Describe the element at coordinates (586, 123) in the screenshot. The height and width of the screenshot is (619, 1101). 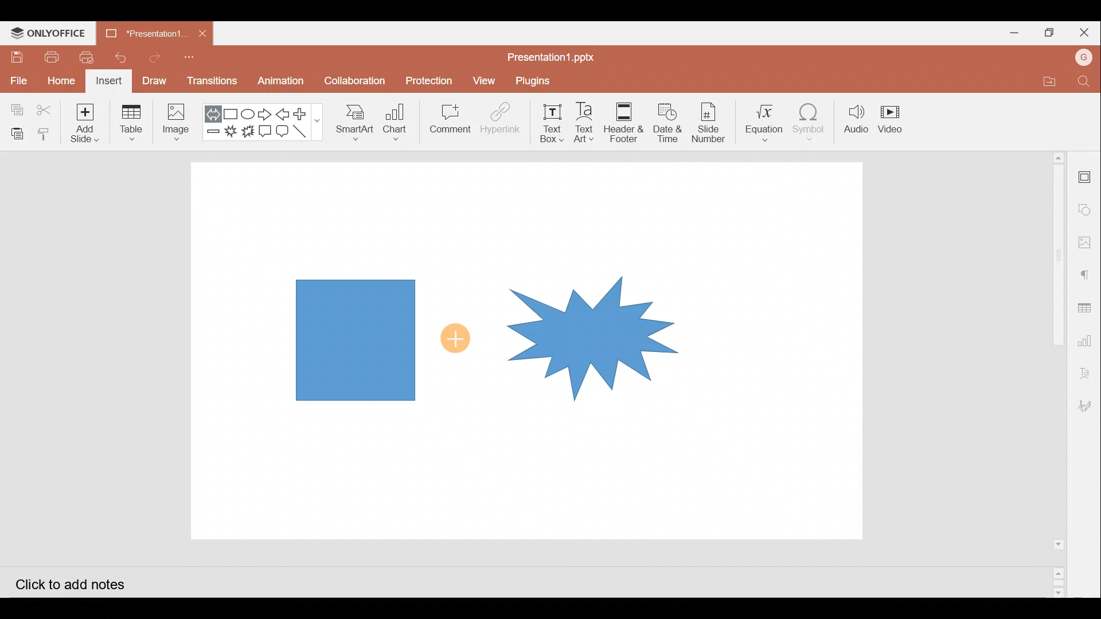
I see `Text Art` at that location.